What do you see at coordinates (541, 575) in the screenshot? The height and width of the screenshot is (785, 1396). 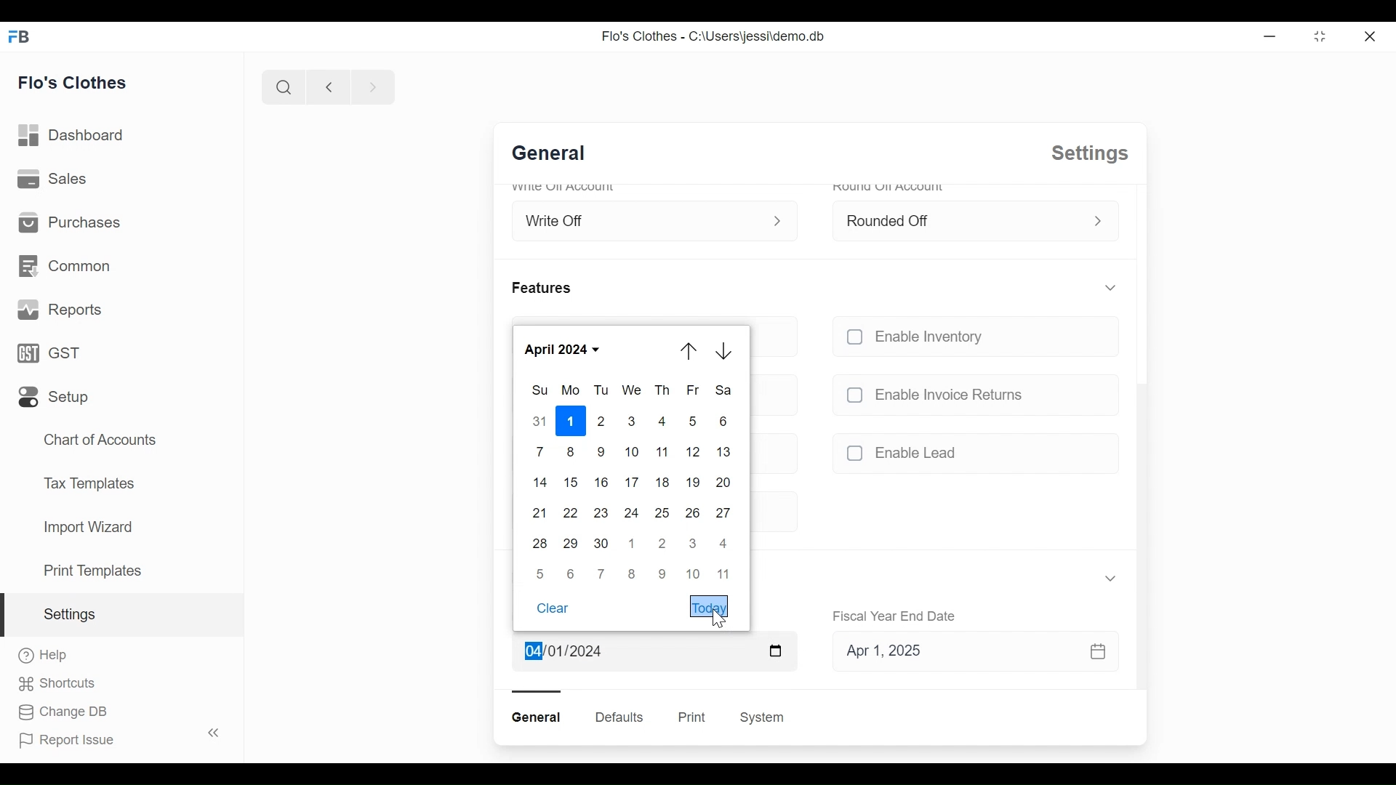 I see `5` at bounding box center [541, 575].